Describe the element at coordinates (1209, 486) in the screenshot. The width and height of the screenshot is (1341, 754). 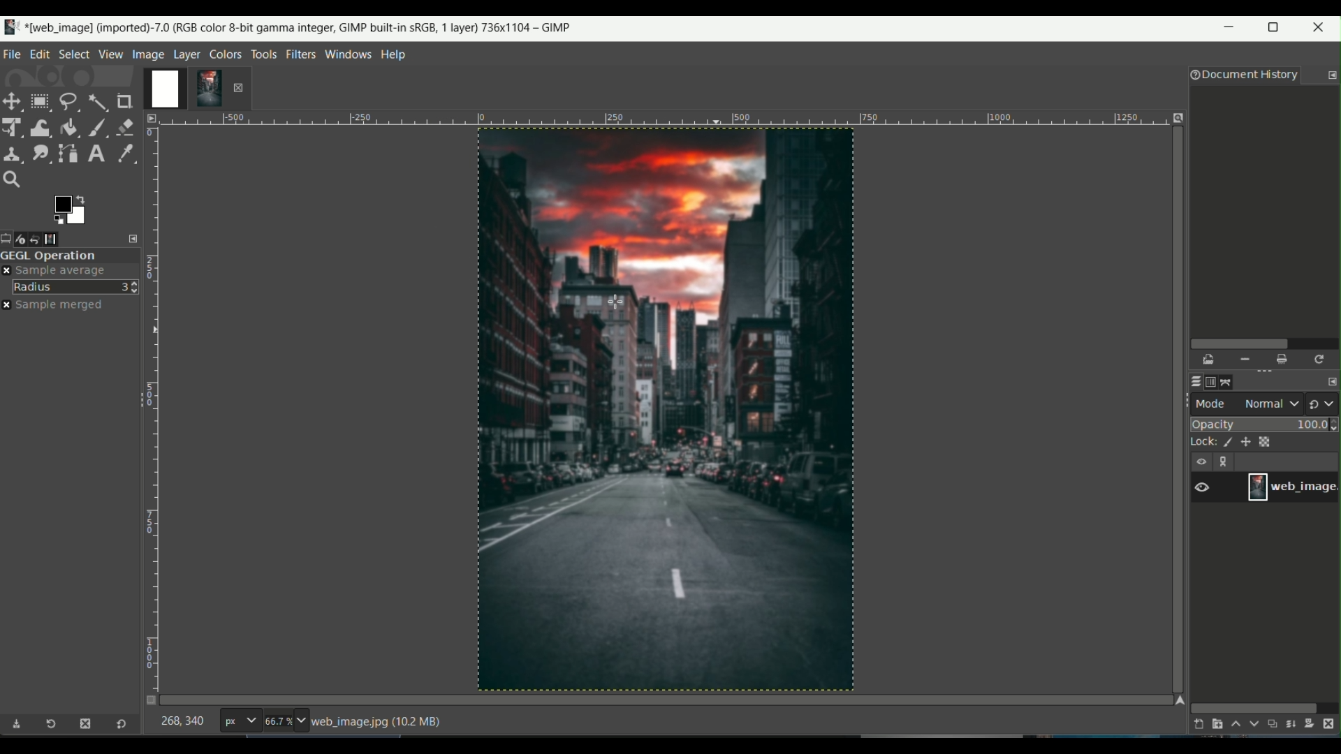
I see `layer attribute` at that location.